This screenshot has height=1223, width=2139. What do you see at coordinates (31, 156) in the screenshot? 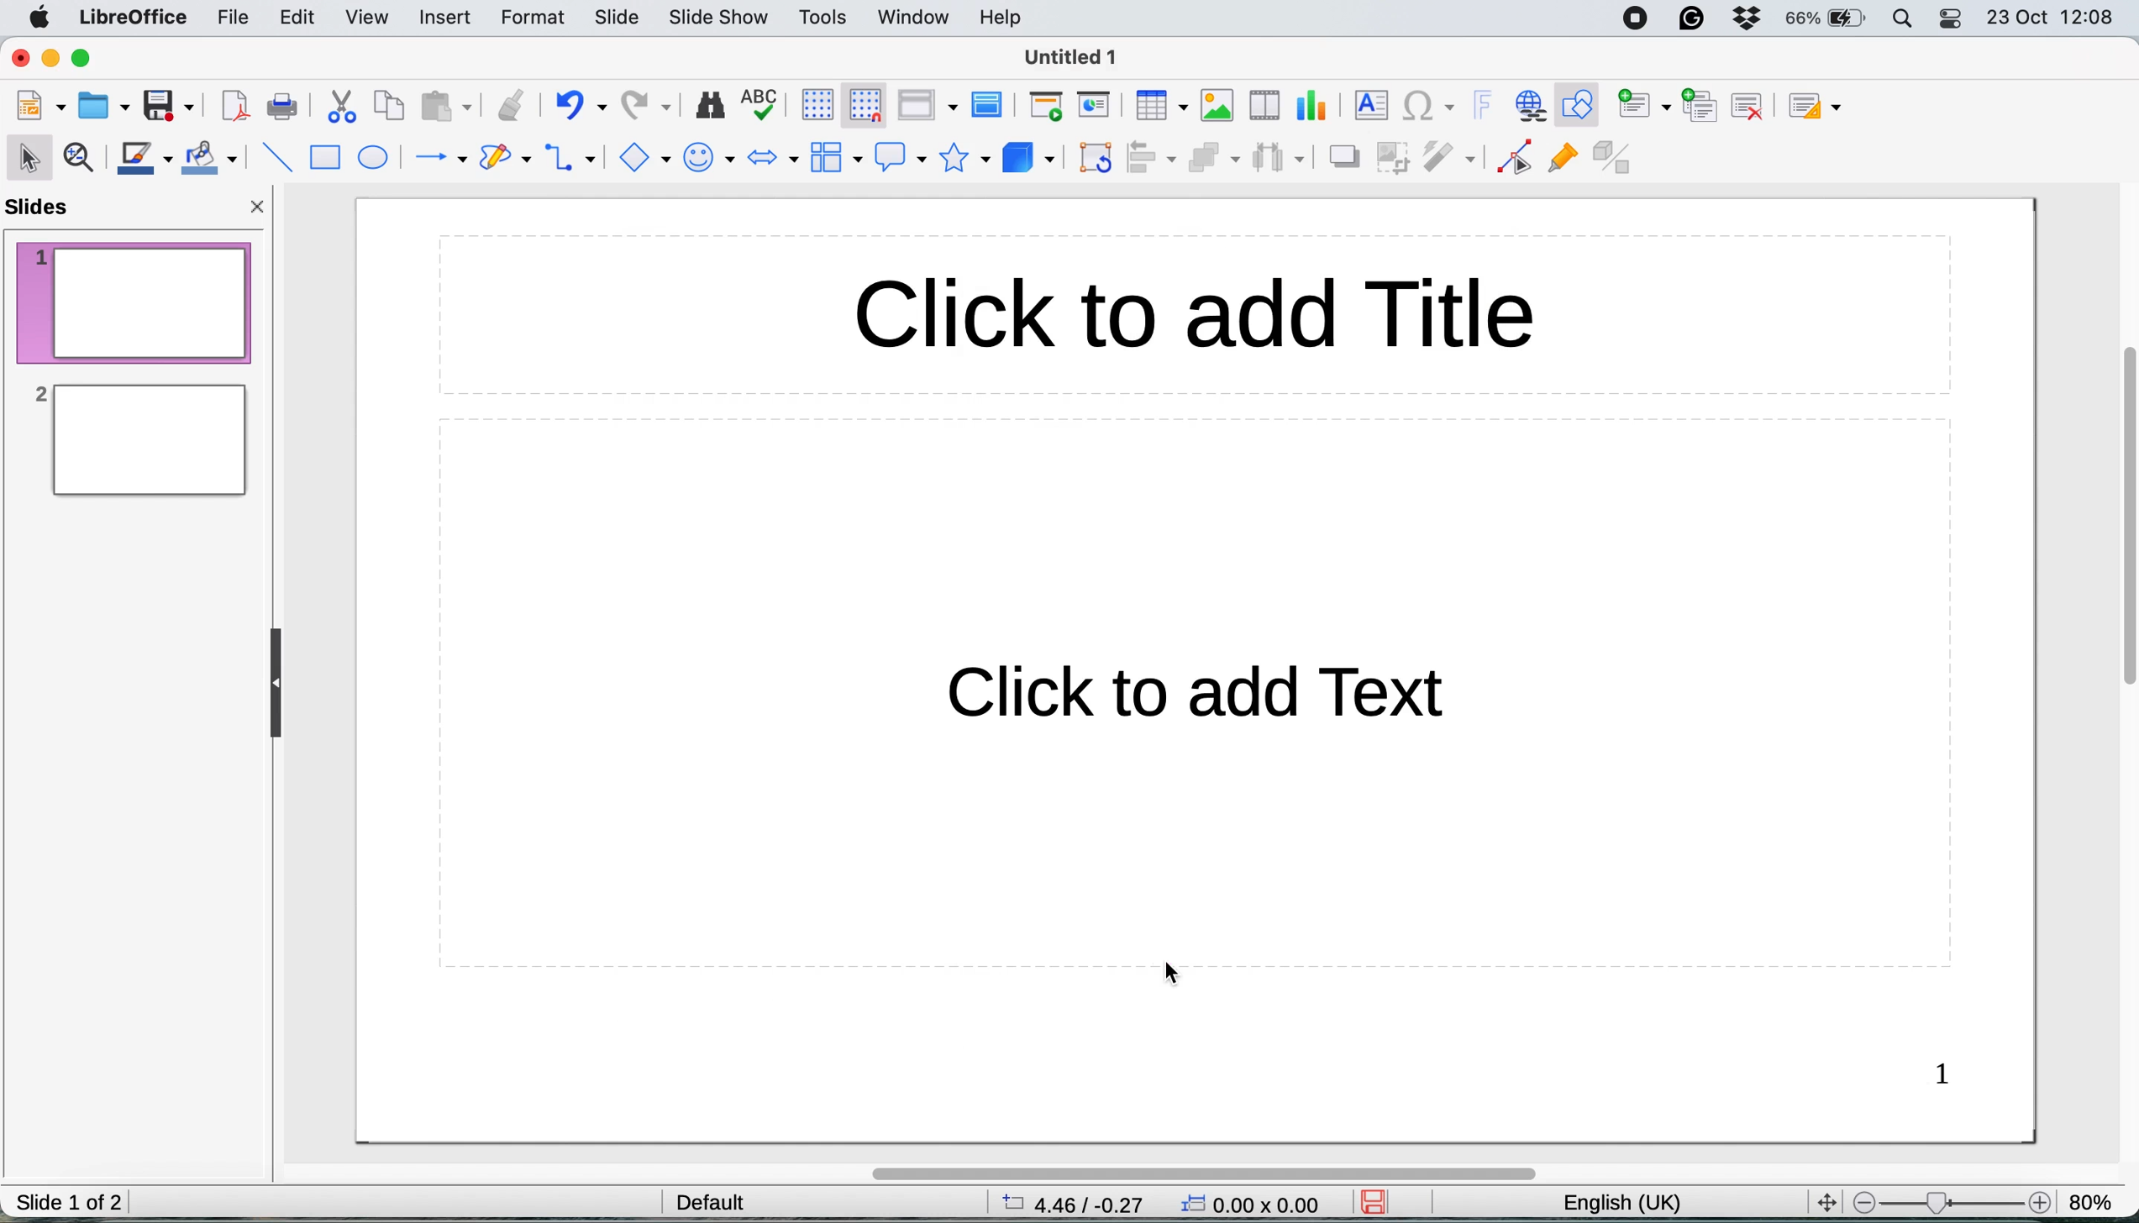
I see `selection tool` at bounding box center [31, 156].